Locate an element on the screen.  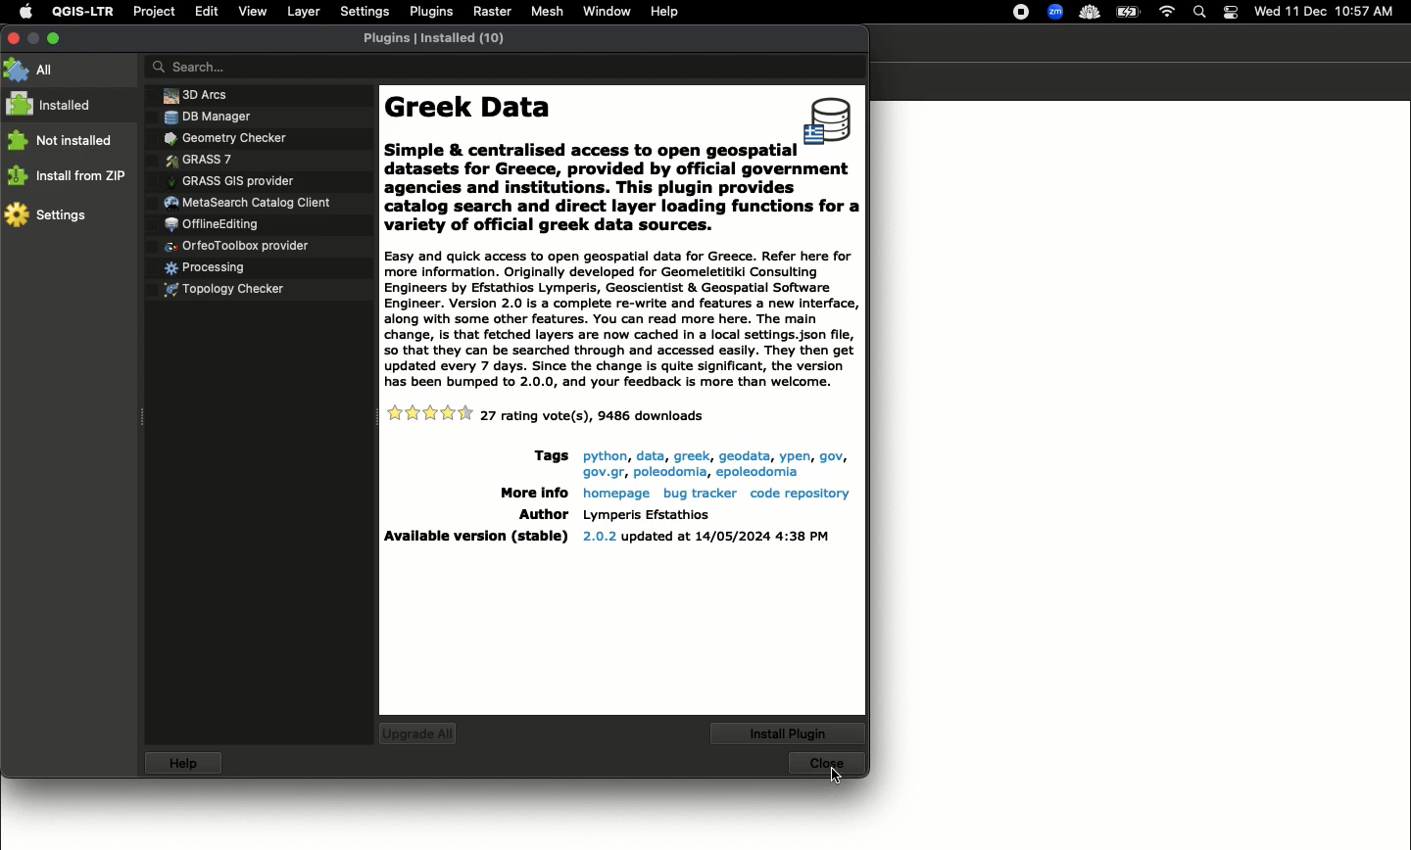
Install from zip is located at coordinates (68, 174).